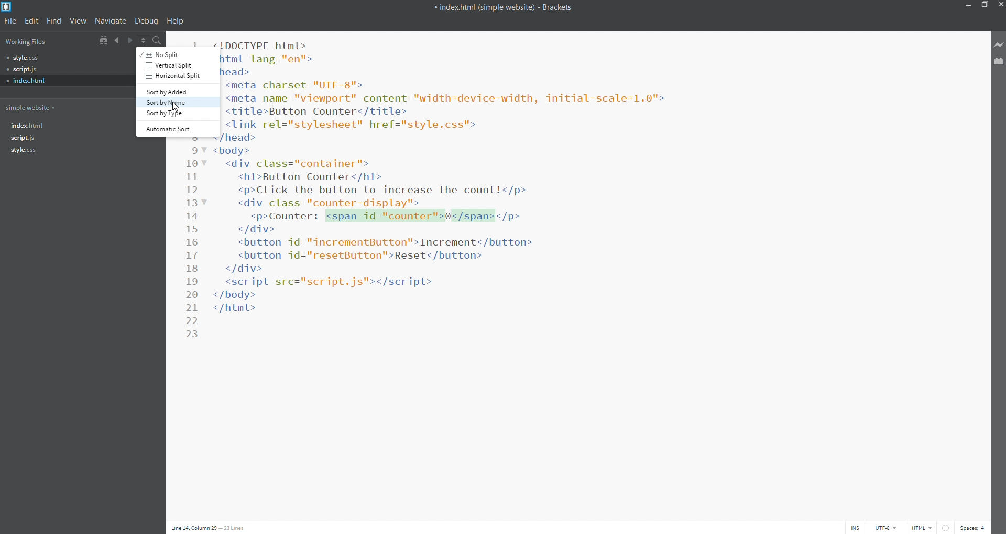  Describe the element at coordinates (53, 126) in the screenshot. I see `index.html` at that location.